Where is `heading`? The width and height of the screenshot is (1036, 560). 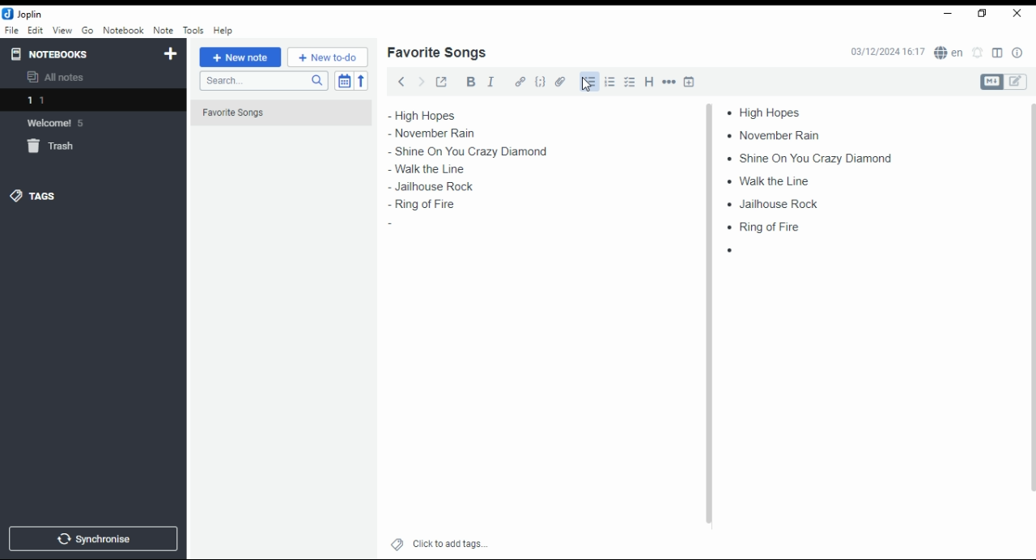
heading is located at coordinates (650, 80).